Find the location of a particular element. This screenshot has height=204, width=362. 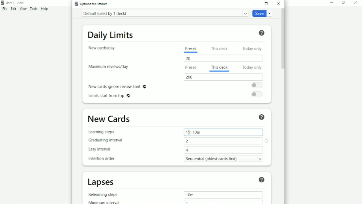

Default (used by 1 deck) is located at coordinates (163, 14).